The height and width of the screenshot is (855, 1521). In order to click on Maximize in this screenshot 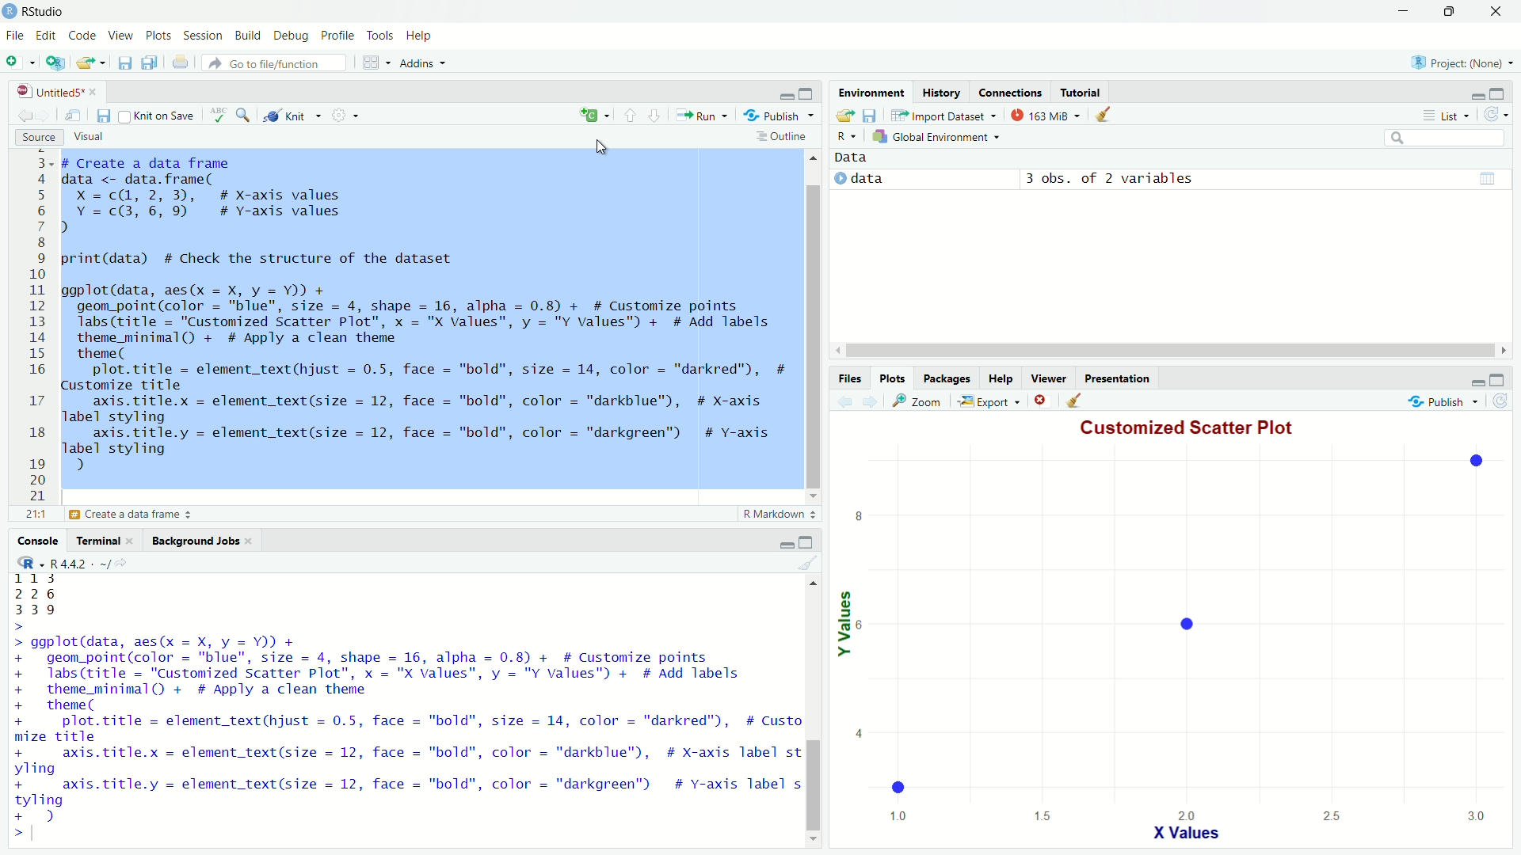, I will do `click(806, 93)`.